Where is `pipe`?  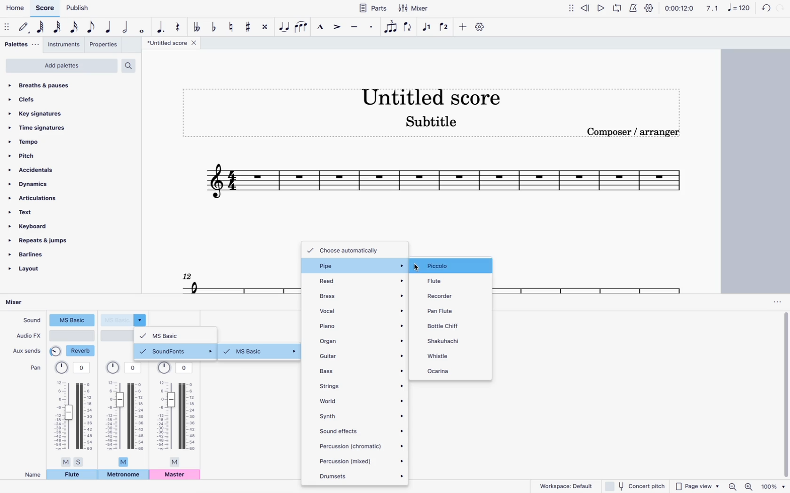
pipe is located at coordinates (360, 267).